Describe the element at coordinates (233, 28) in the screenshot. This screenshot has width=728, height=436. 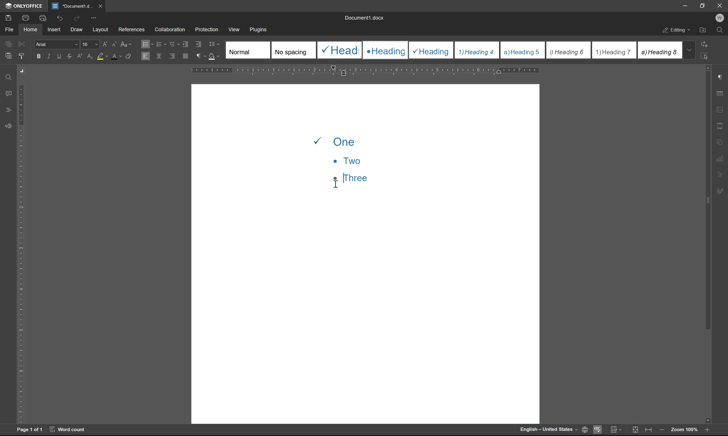
I see `view` at that location.